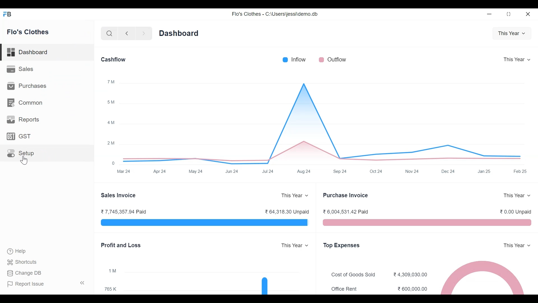 This screenshot has width=538, height=303. What do you see at coordinates (516, 59) in the screenshot?
I see `This Year` at bounding box center [516, 59].